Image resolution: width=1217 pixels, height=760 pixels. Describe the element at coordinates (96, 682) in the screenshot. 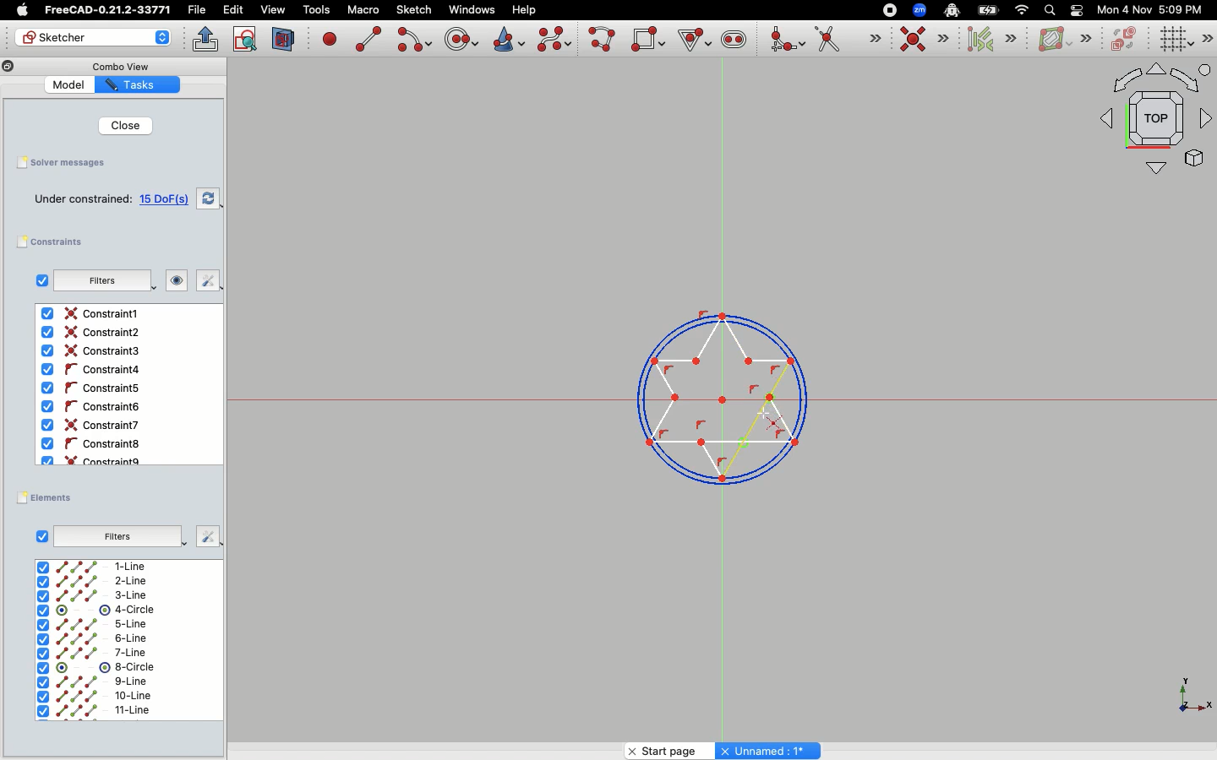

I see `9-line` at that location.